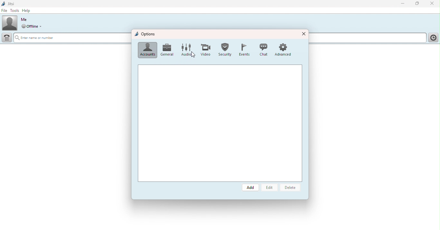  Describe the element at coordinates (418, 4) in the screenshot. I see `Maximize` at that location.